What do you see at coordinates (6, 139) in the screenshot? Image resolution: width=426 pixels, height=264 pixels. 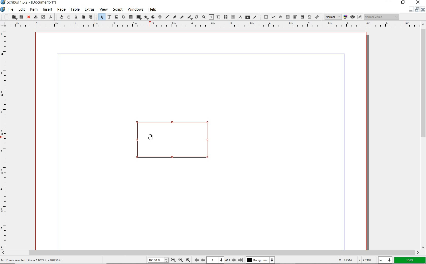 I see `Vertical Margin` at bounding box center [6, 139].